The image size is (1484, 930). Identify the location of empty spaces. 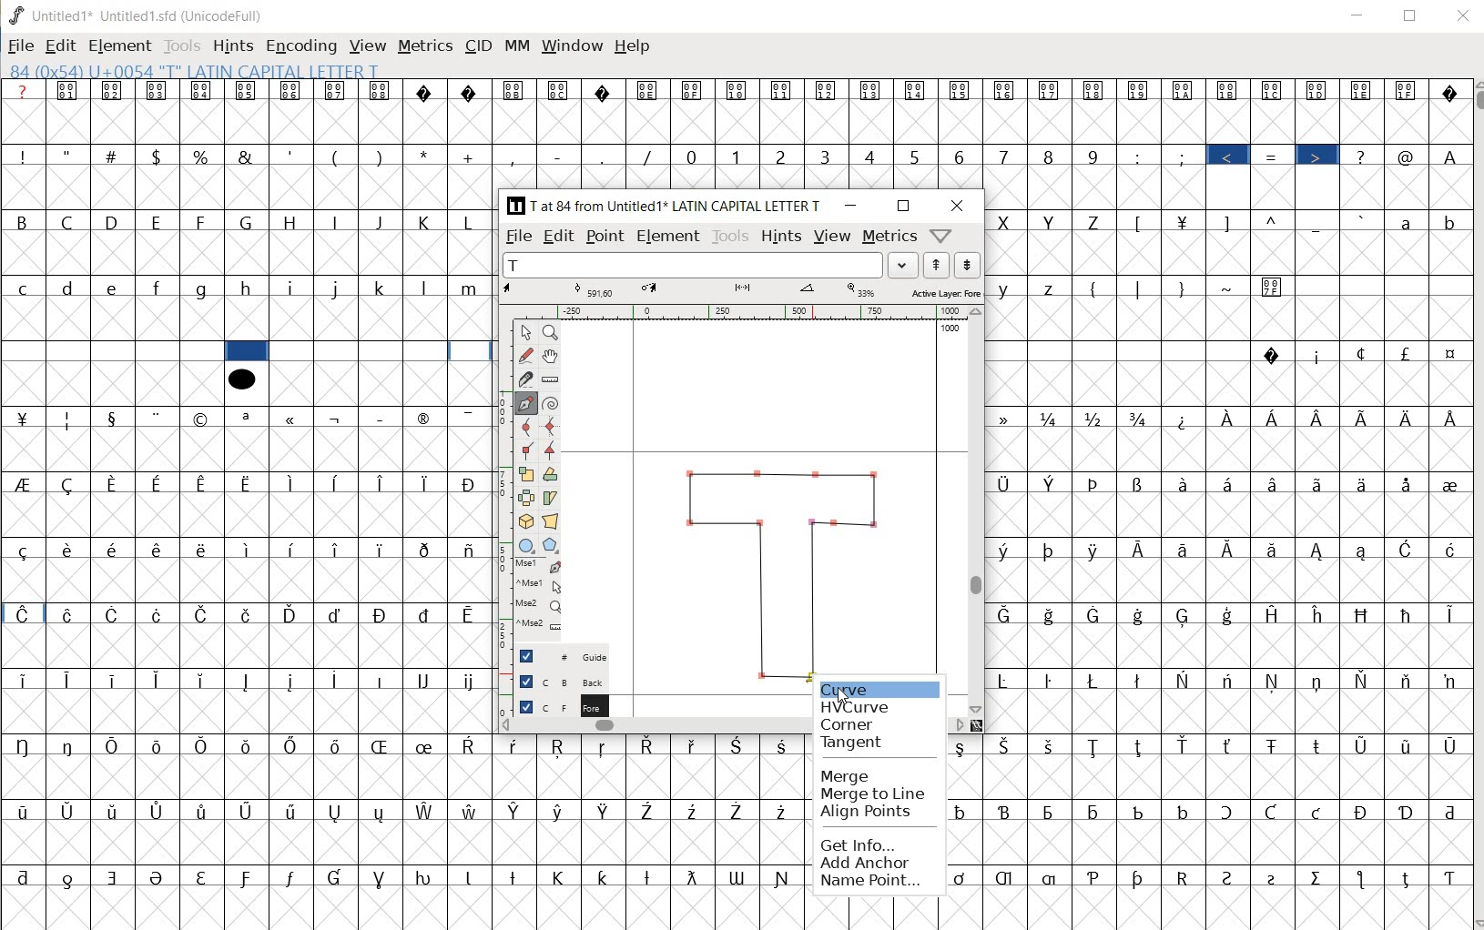
(1121, 353).